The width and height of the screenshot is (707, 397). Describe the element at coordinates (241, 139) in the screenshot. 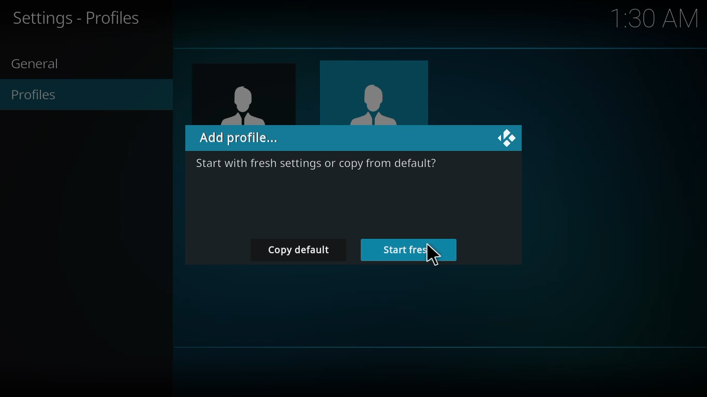

I see `add profile` at that location.